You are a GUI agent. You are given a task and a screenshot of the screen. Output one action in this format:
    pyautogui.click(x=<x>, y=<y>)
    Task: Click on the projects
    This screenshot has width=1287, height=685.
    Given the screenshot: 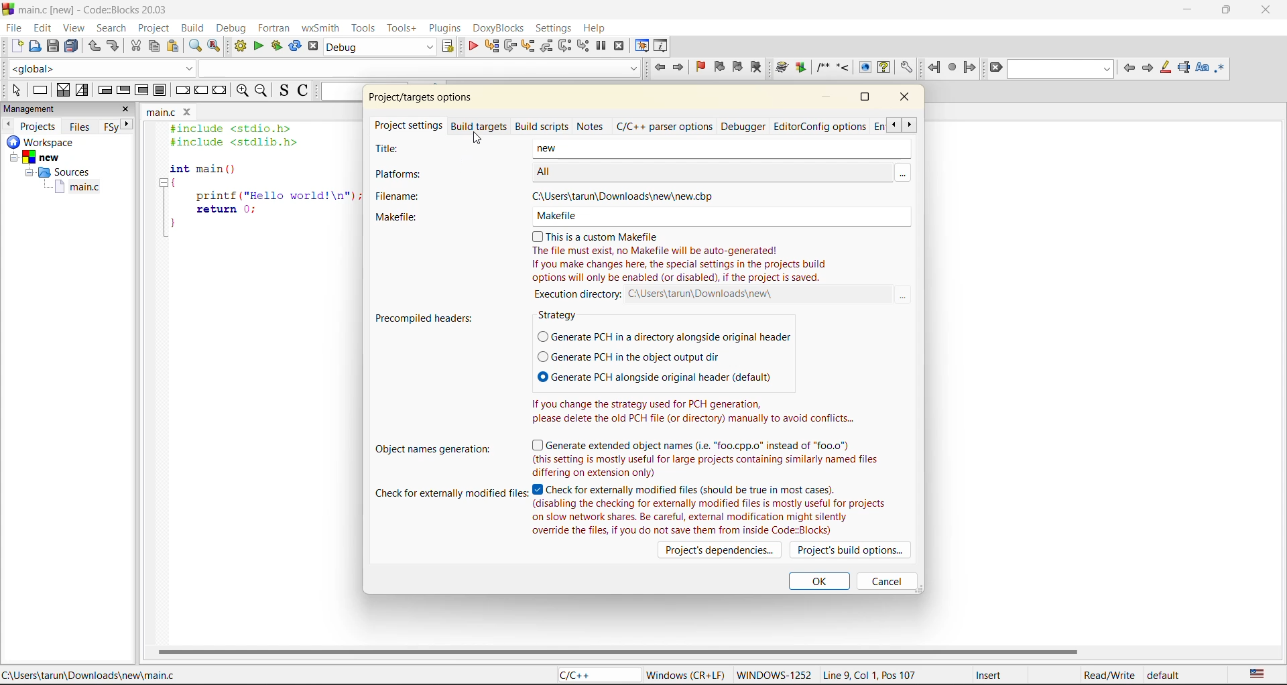 What is the action you would take?
    pyautogui.click(x=40, y=126)
    